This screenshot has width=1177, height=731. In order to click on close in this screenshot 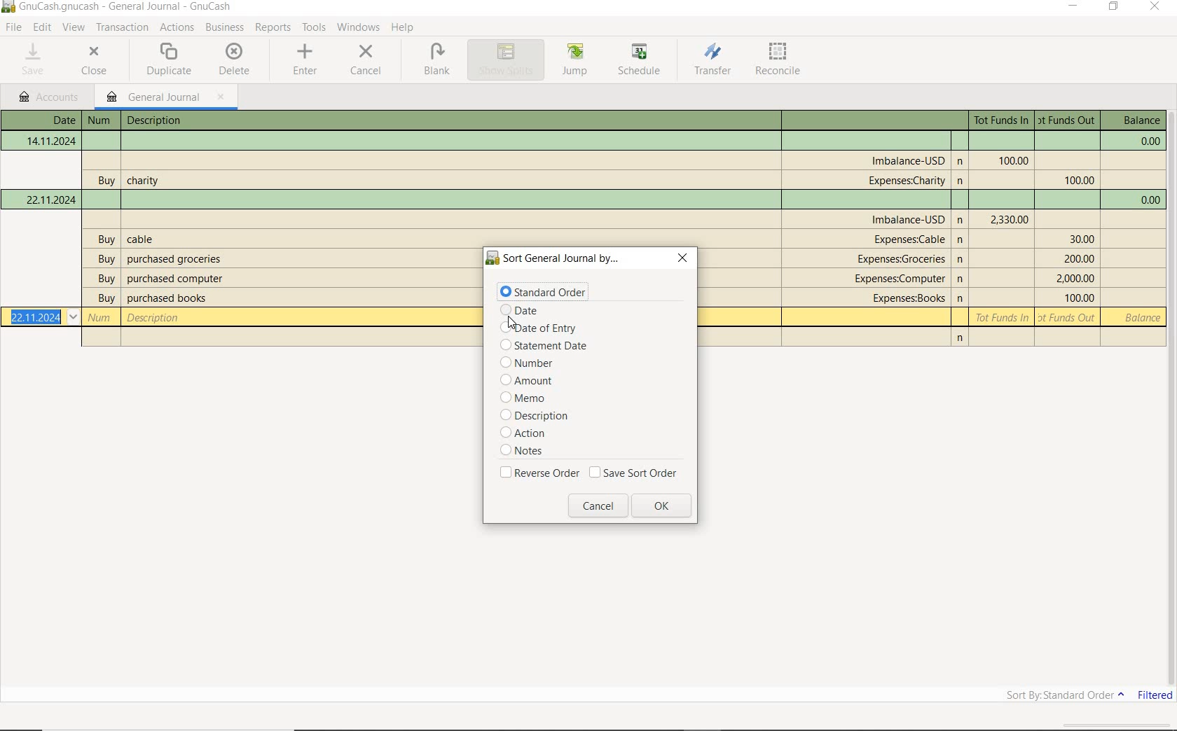, I will do `click(684, 258)`.